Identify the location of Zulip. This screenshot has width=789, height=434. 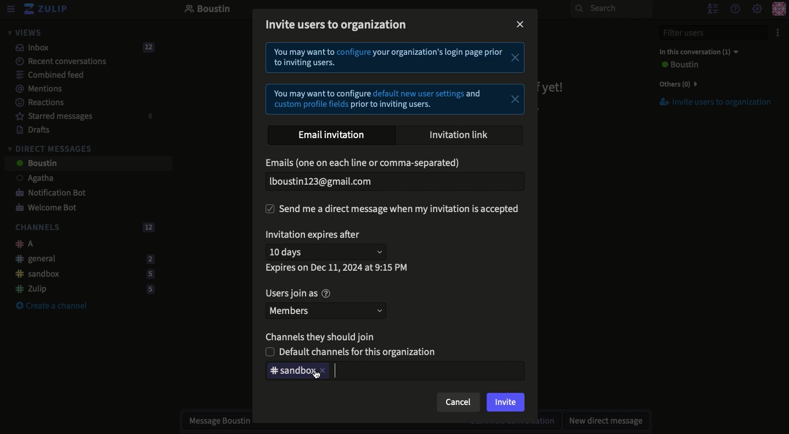
(47, 9).